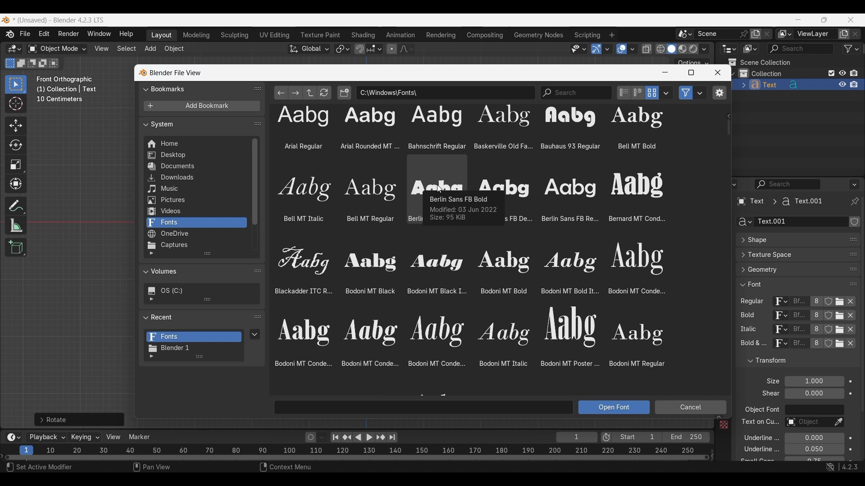  Describe the element at coordinates (815, 302) in the screenshot. I see `Display number of users of this data for respective attribute` at that location.